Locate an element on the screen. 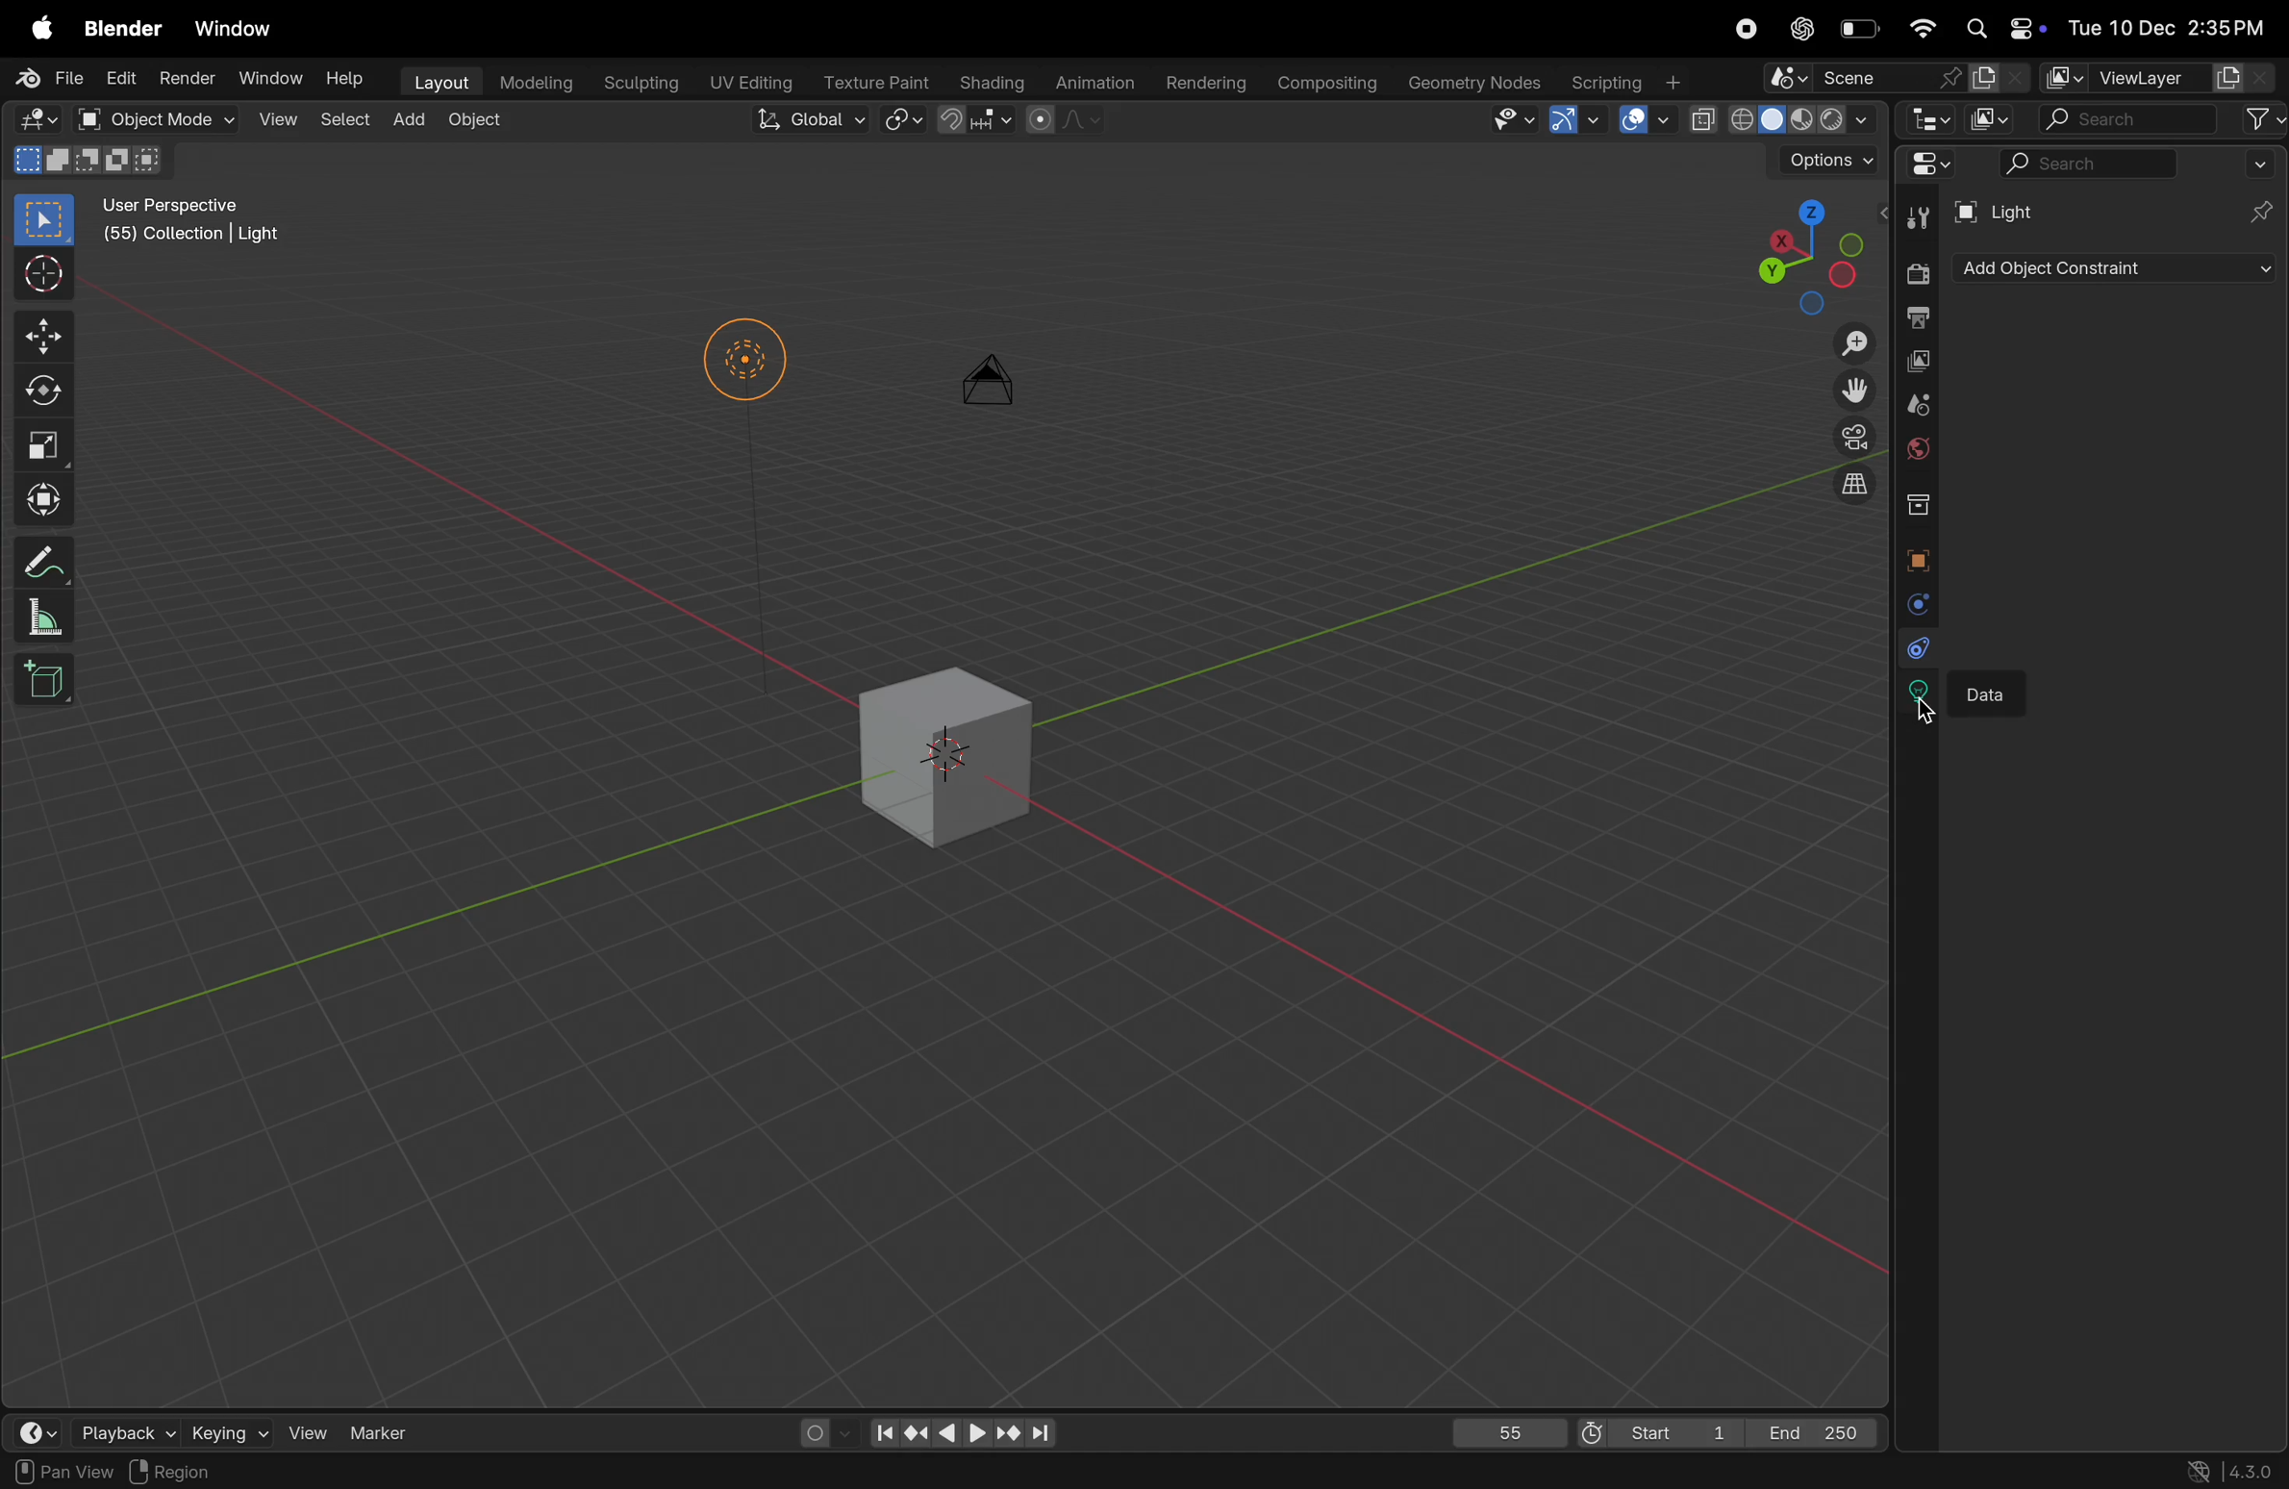 The image size is (2289, 1489). date and time is located at coordinates (2176, 32).